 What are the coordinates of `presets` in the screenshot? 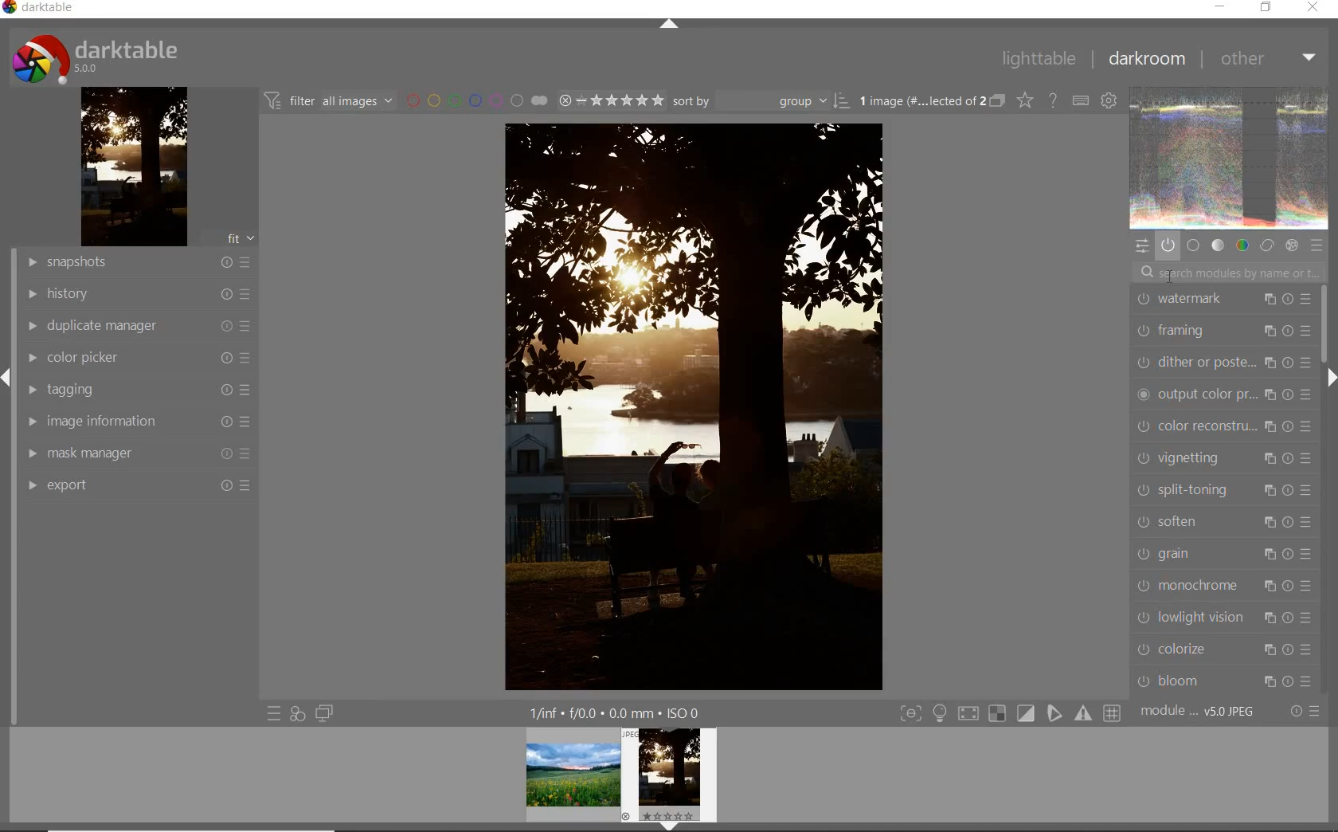 It's located at (1317, 245).